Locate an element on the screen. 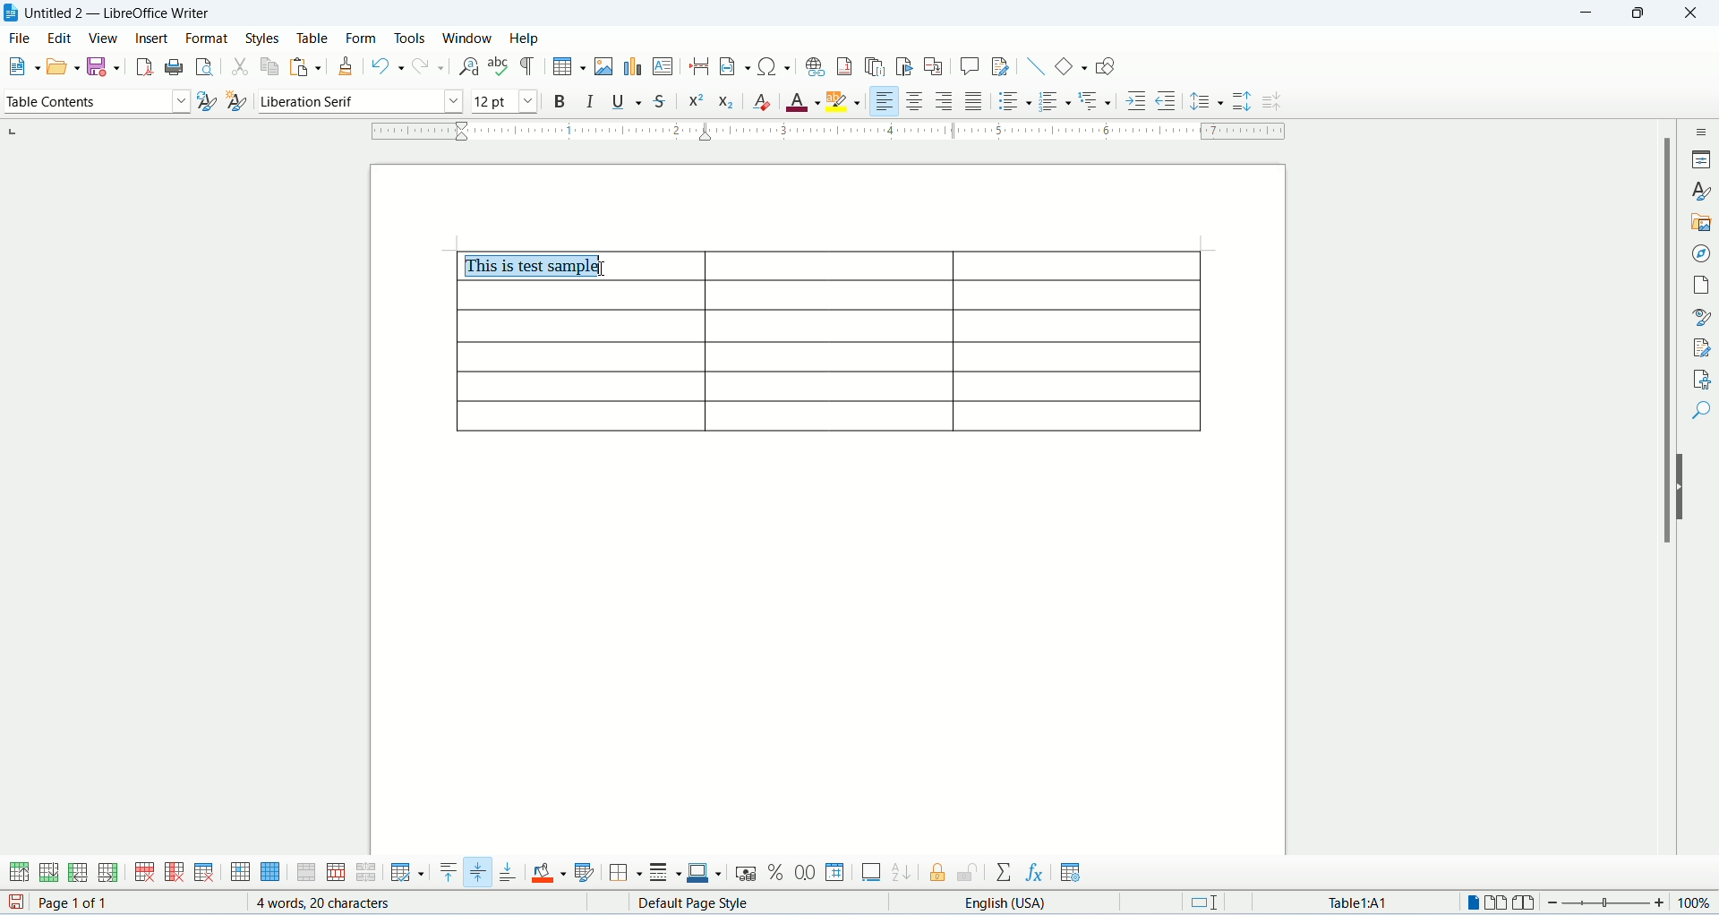  new style is located at coordinates (237, 101).